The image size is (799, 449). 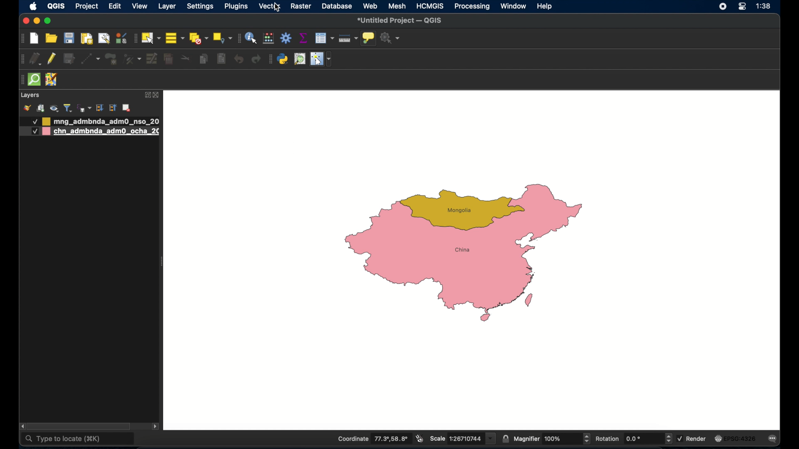 I want to click on add group, so click(x=41, y=109).